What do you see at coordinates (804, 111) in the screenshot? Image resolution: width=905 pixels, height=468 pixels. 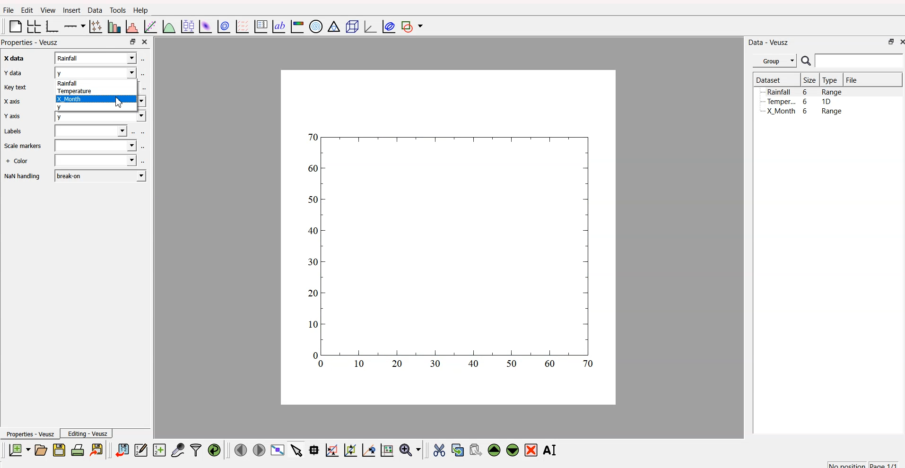 I see `X Month 6 Range` at bounding box center [804, 111].